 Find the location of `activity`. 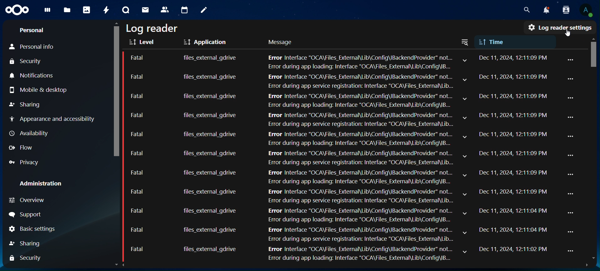

activity is located at coordinates (106, 11).